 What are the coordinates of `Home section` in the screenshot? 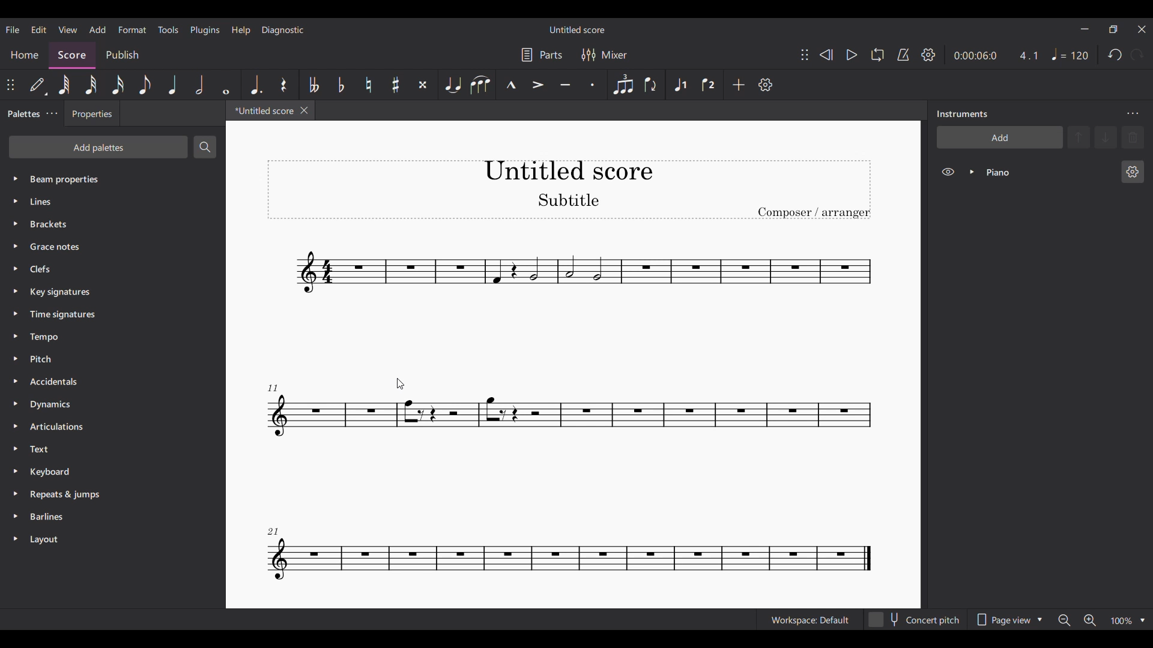 It's located at (25, 55).